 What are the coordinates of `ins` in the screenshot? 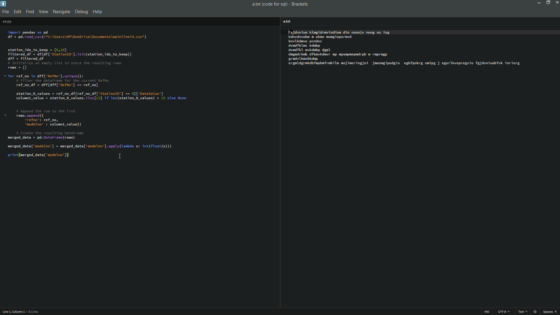 It's located at (482, 311).